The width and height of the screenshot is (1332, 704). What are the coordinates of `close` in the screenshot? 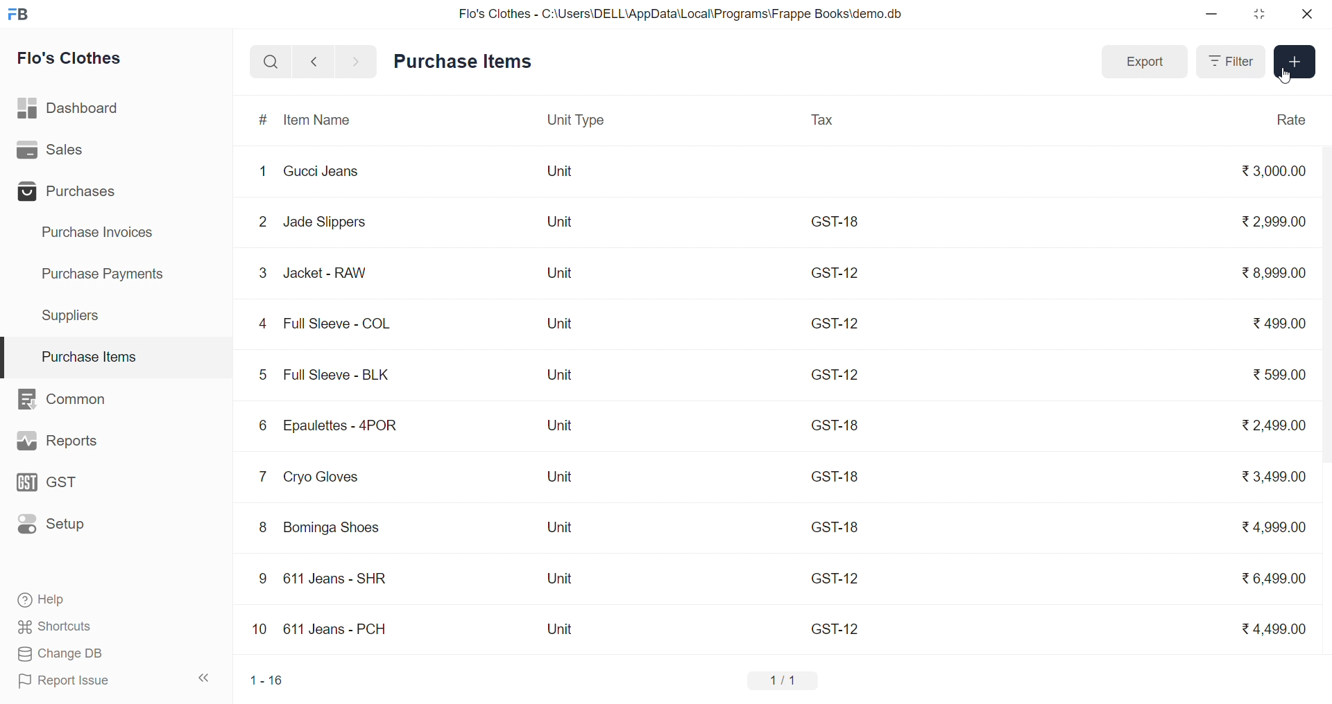 It's located at (1302, 14).